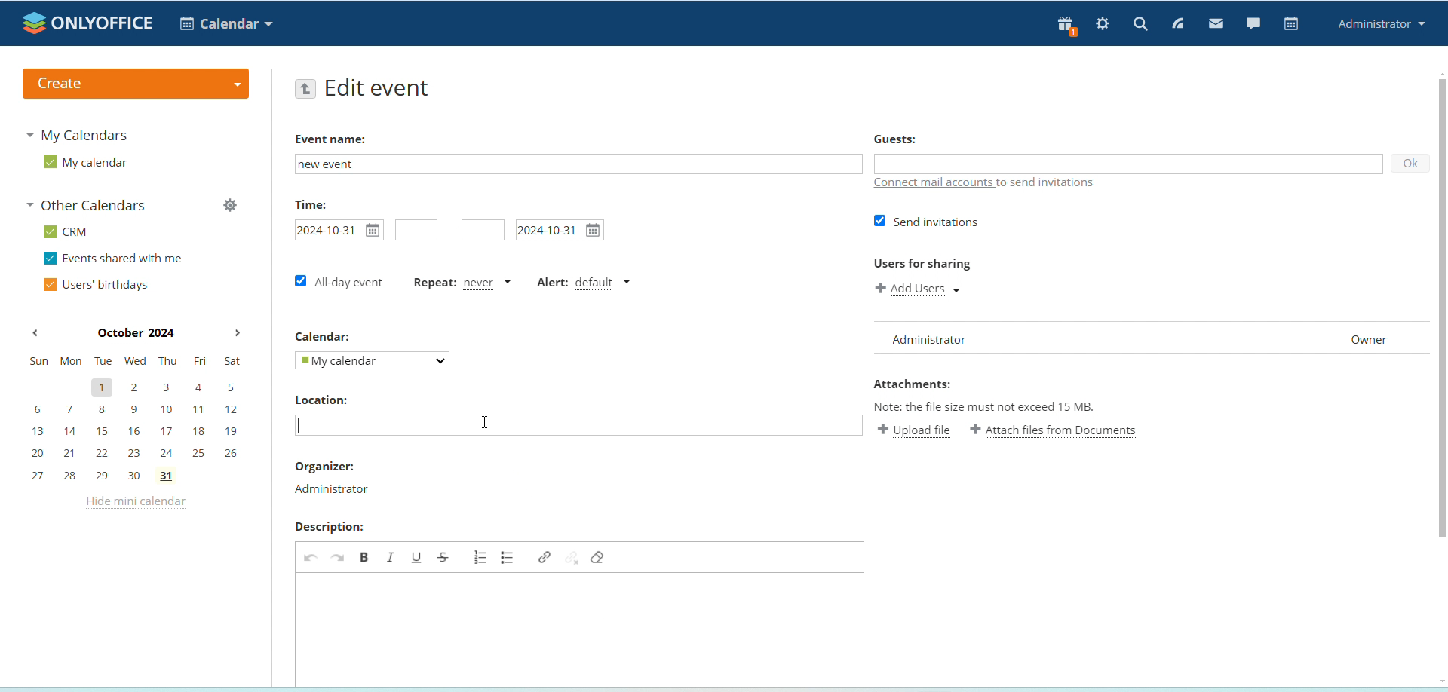 This screenshot has width=1448, height=692. I want to click on Organizer, so click(323, 466).